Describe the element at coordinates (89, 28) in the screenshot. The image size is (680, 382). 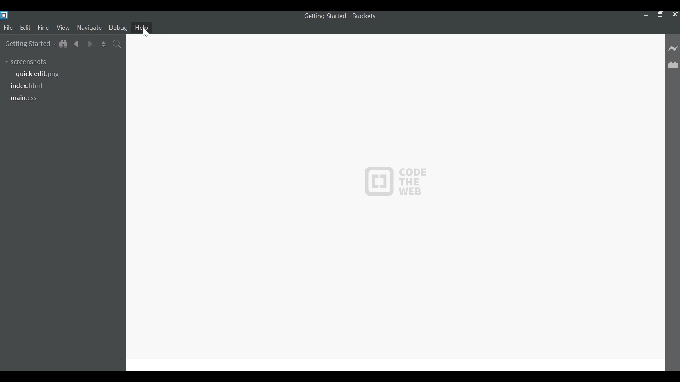
I see `Navigate` at that location.